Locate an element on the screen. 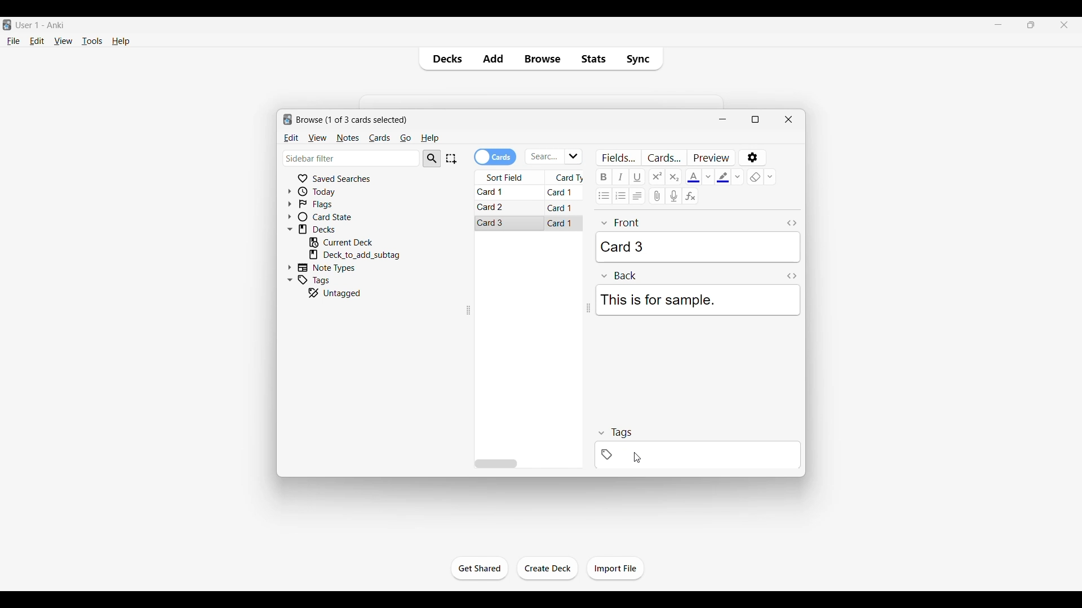 This screenshot has width=1082, height=608. Click to start the study session for current deck is located at coordinates (480, 569).